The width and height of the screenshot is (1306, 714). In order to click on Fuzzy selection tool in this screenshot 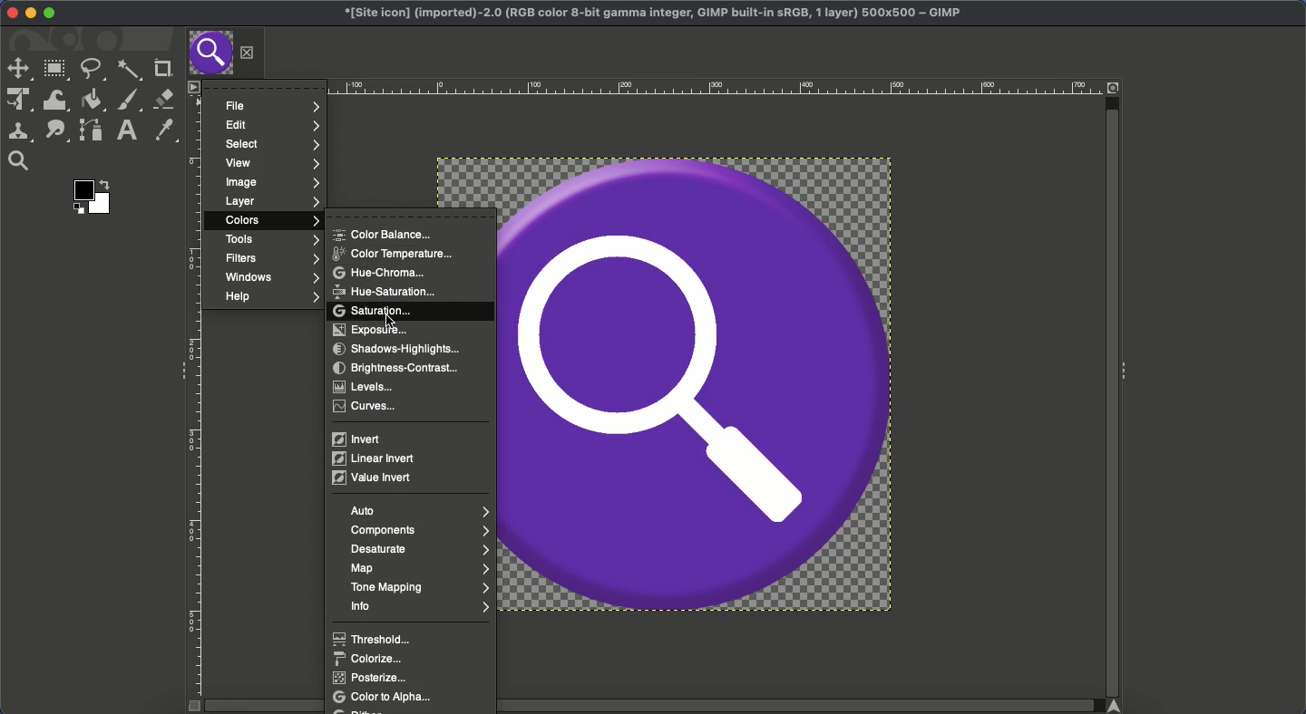, I will do `click(130, 72)`.